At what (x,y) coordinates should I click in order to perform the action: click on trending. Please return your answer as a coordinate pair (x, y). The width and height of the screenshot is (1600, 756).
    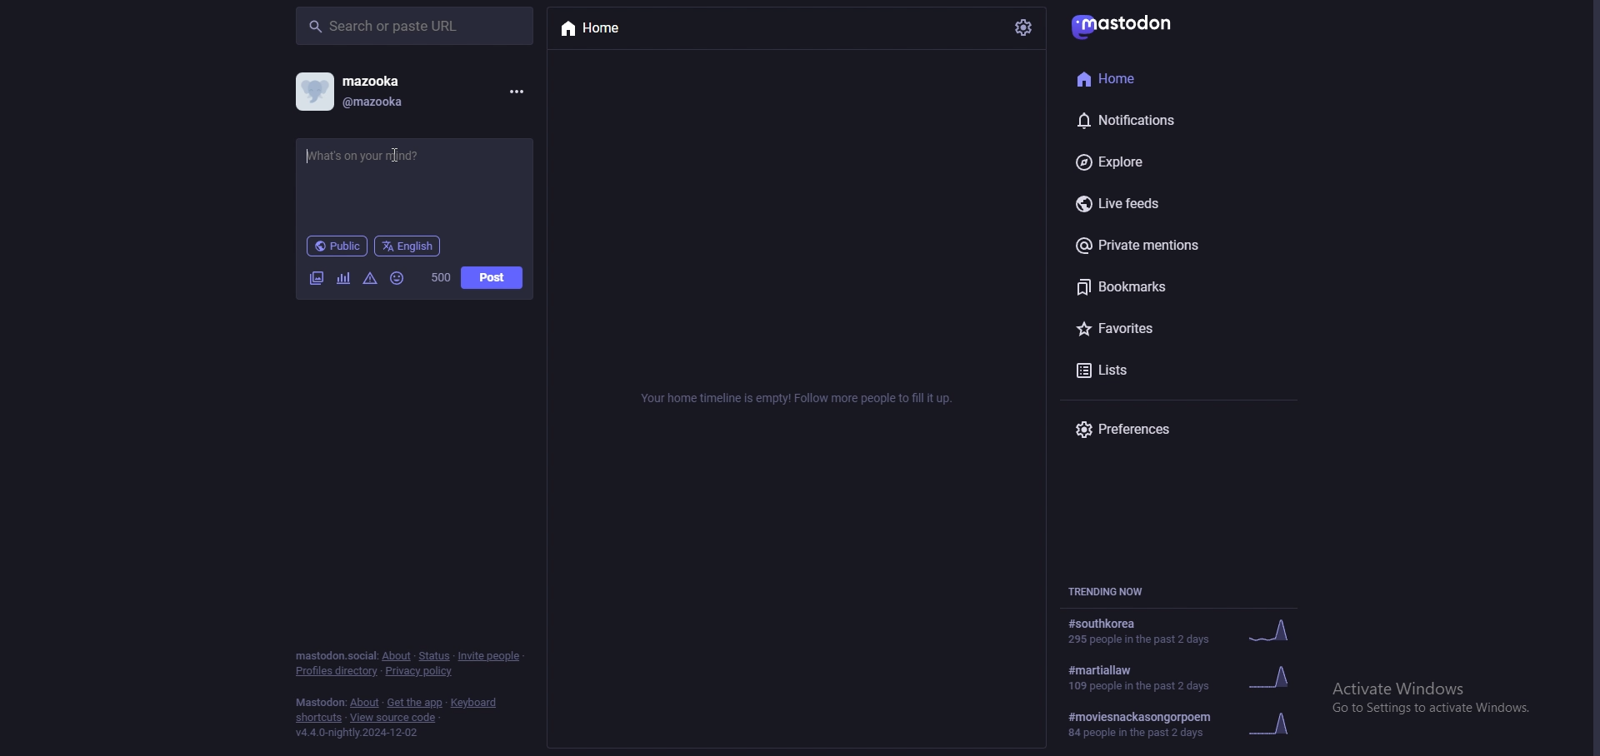
    Looking at the image, I should click on (1193, 724).